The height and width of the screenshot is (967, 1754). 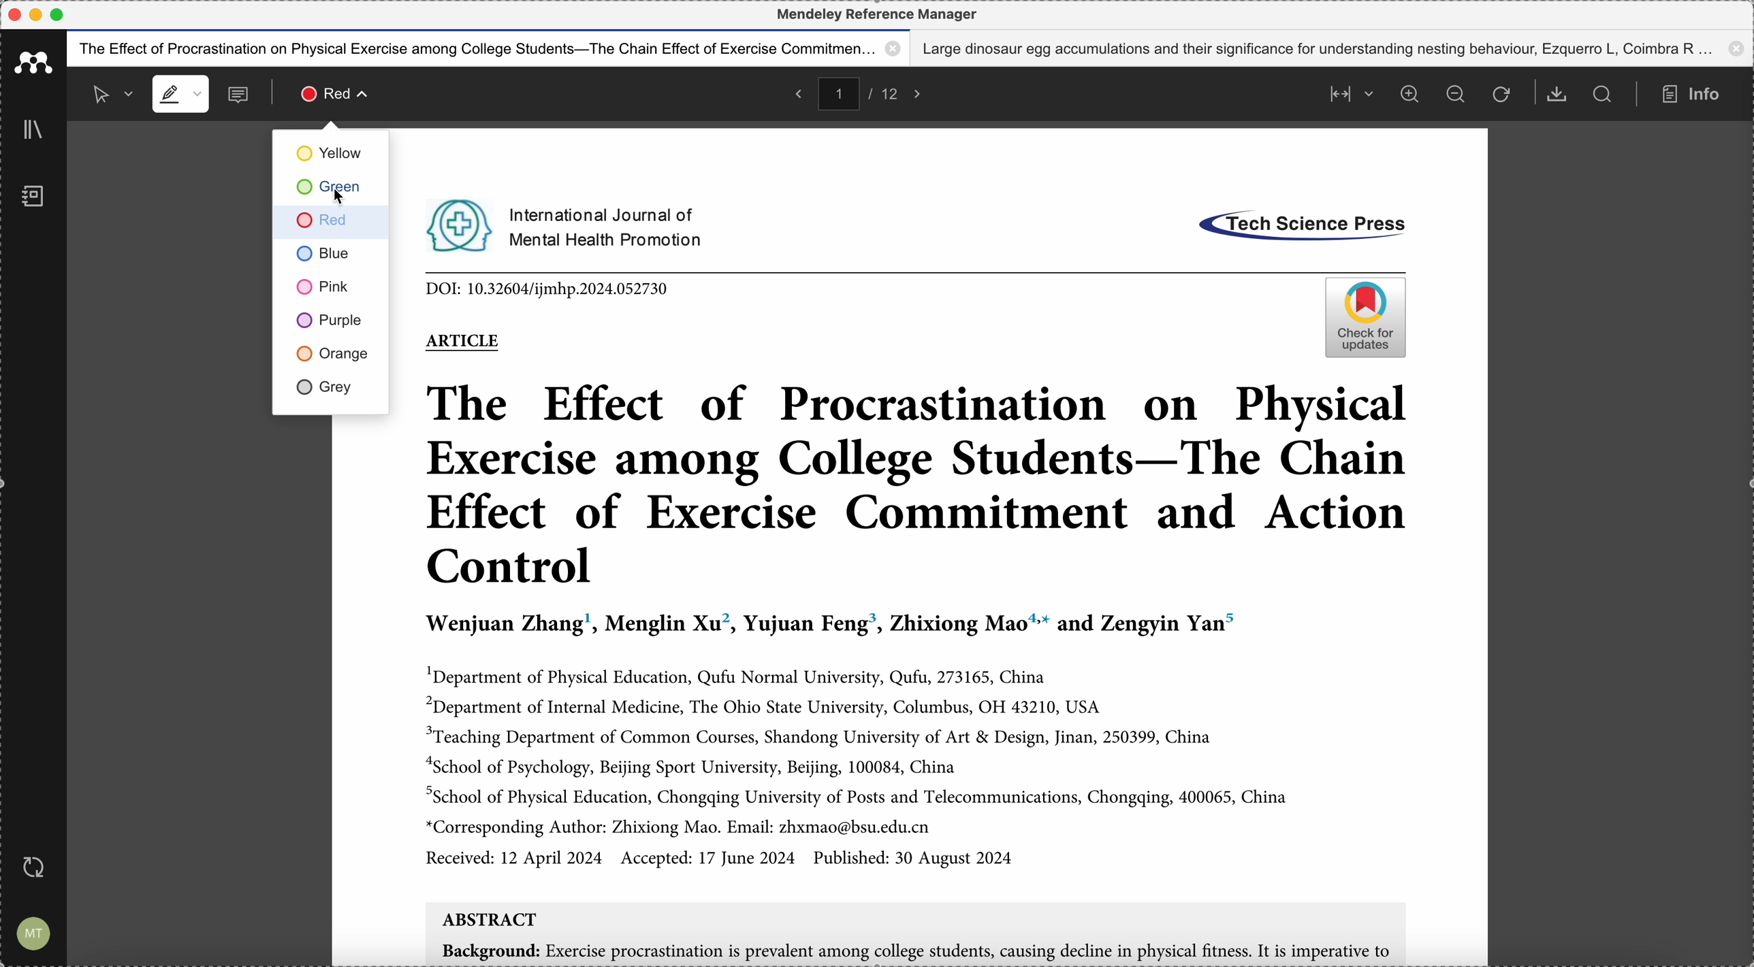 What do you see at coordinates (320, 254) in the screenshot?
I see `blue` at bounding box center [320, 254].